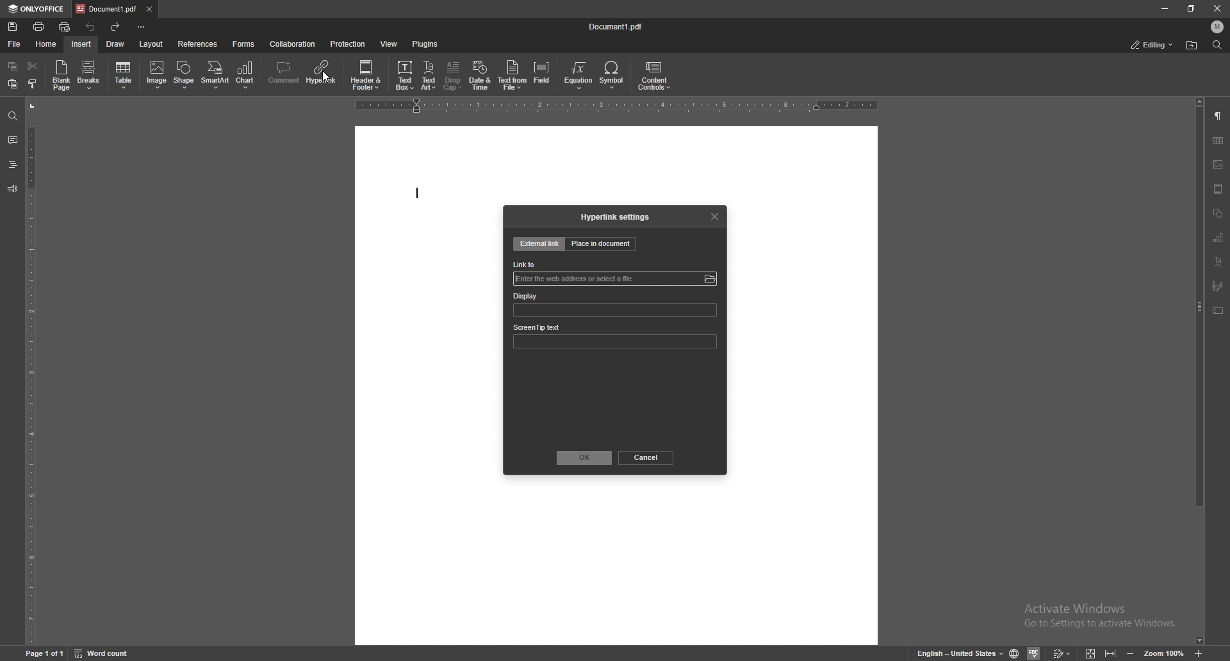  What do you see at coordinates (527, 265) in the screenshot?
I see `link to` at bounding box center [527, 265].